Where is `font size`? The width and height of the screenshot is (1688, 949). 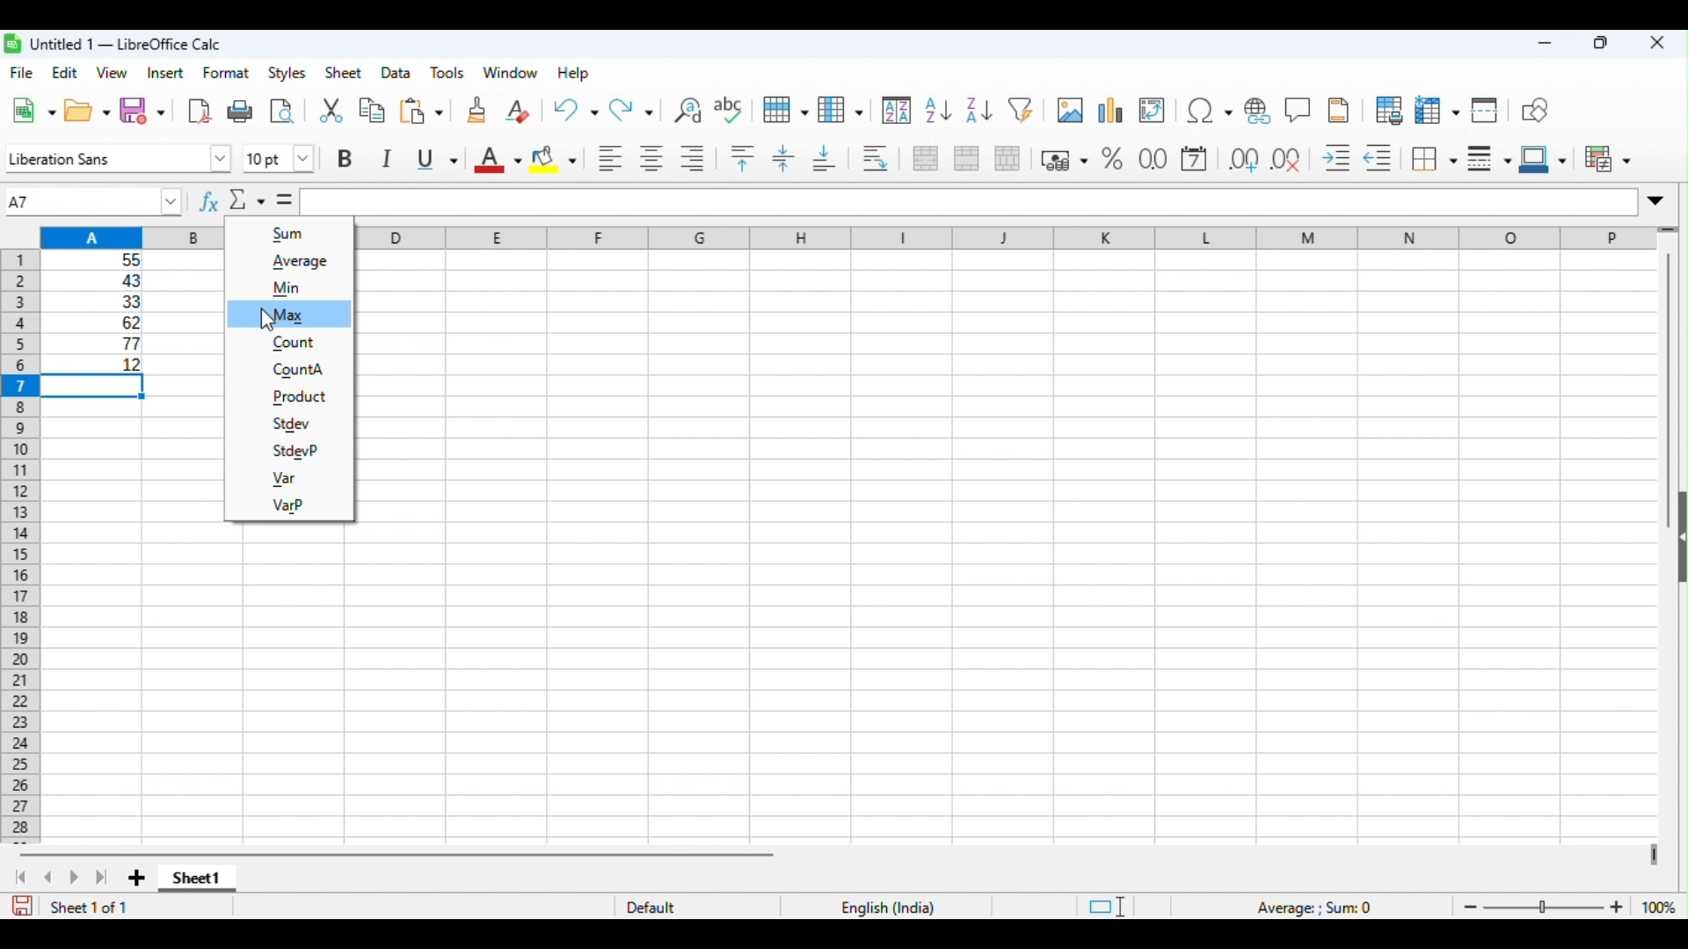
font size is located at coordinates (283, 156).